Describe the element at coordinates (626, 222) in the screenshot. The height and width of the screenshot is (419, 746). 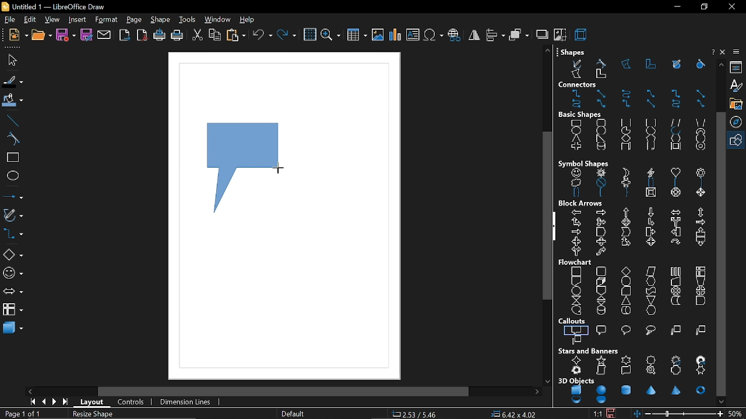
I see `4 way arrow` at that location.